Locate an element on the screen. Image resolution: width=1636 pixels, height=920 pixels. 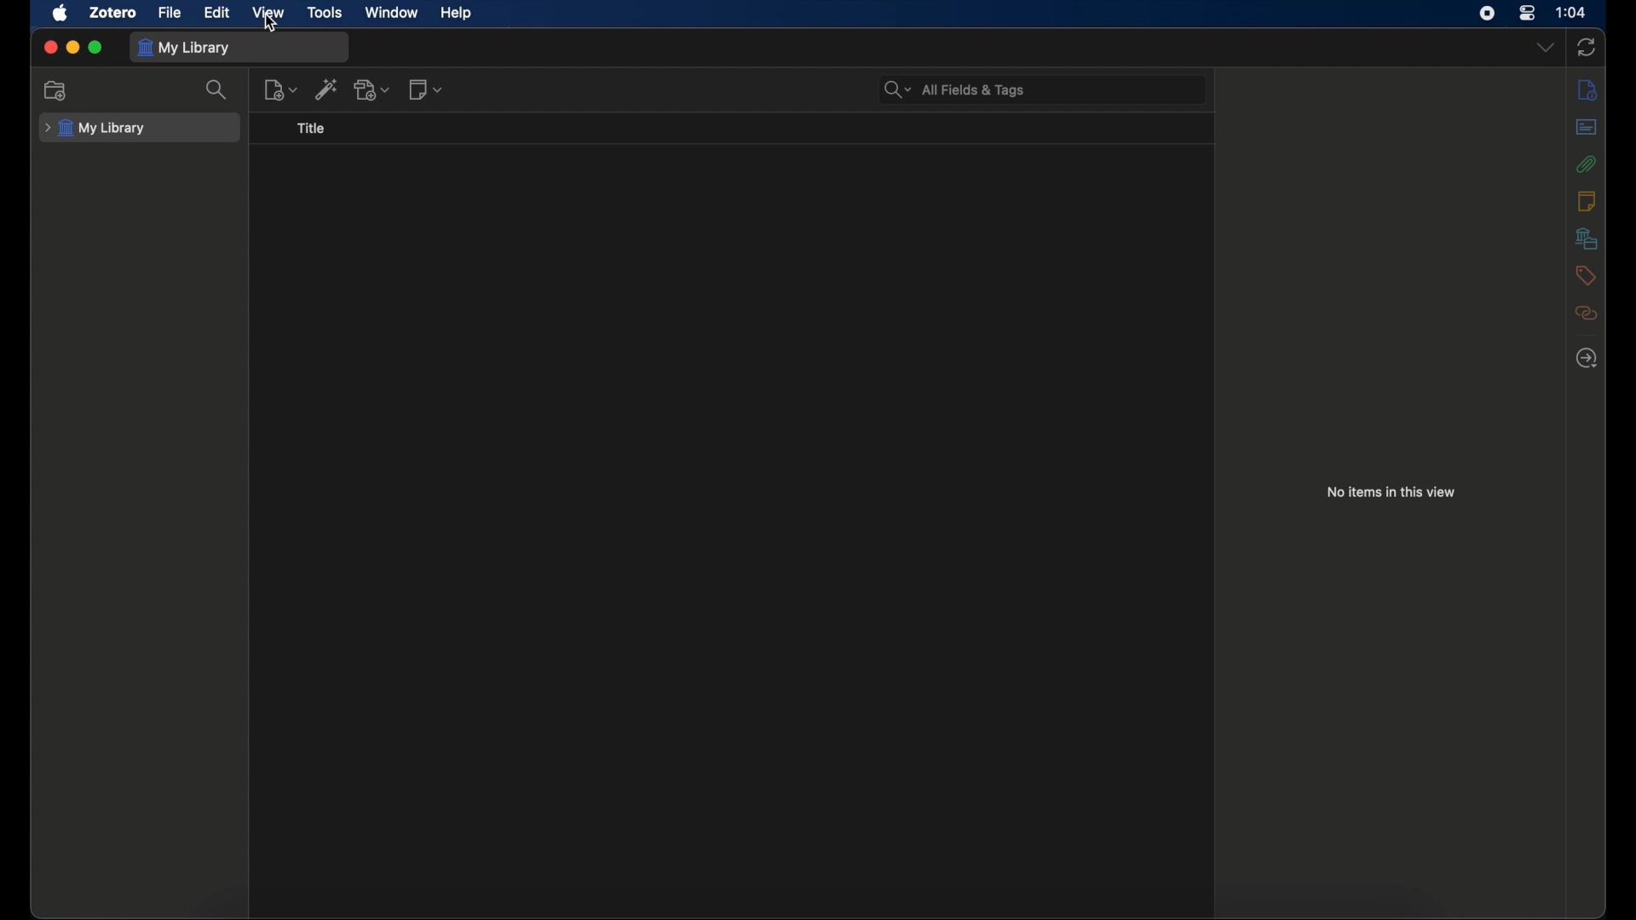
search  is located at coordinates (953, 90).